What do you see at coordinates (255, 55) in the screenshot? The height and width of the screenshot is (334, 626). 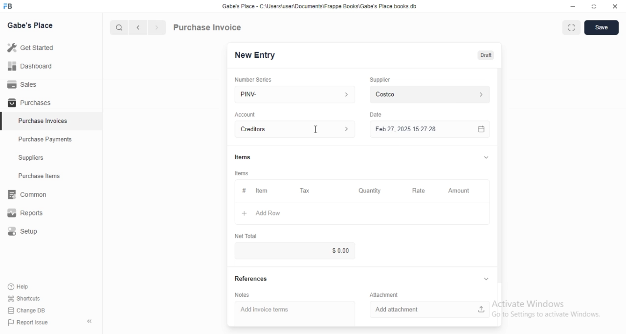 I see `New Entry` at bounding box center [255, 55].